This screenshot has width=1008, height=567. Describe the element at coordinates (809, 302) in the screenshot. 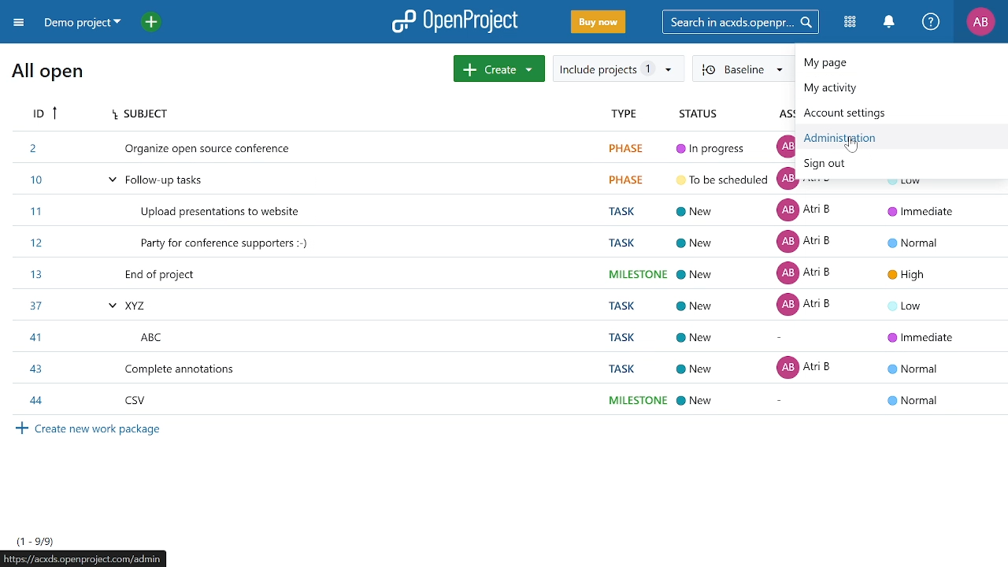

I see `task assignee` at that location.